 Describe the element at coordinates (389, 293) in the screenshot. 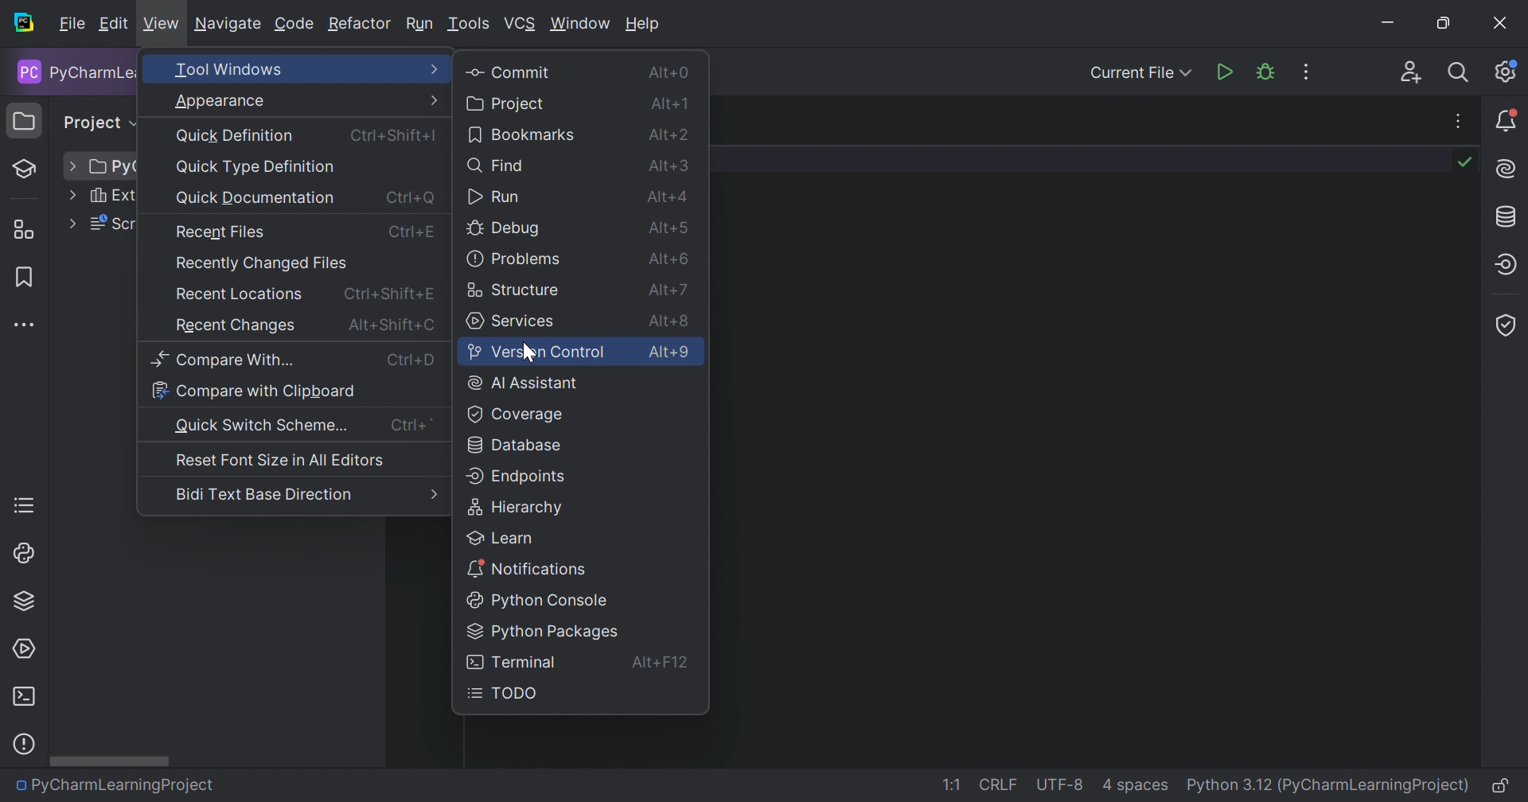

I see `Ctrl+Shift+E` at that location.